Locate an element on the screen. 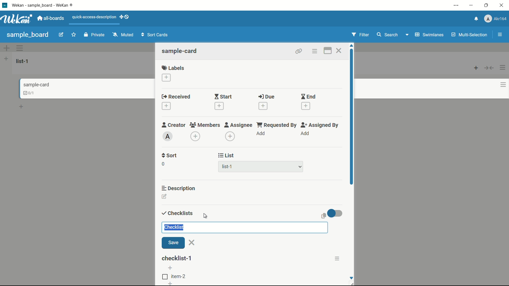  minimize is located at coordinates (471, 6).